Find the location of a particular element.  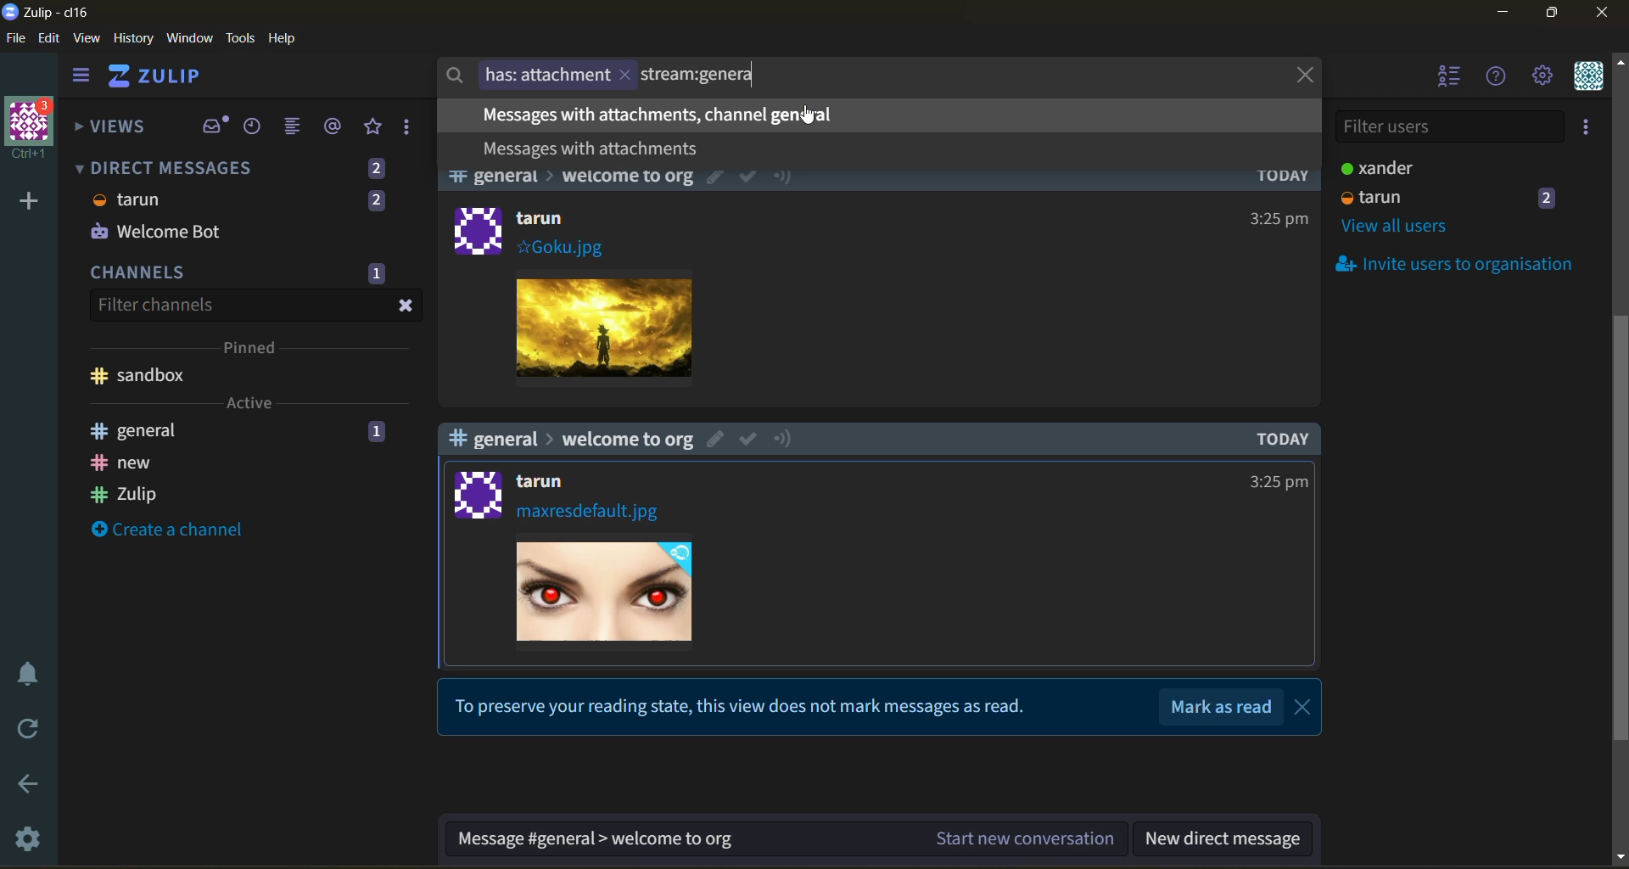

maxresdefault.jpg is located at coordinates (590, 513).